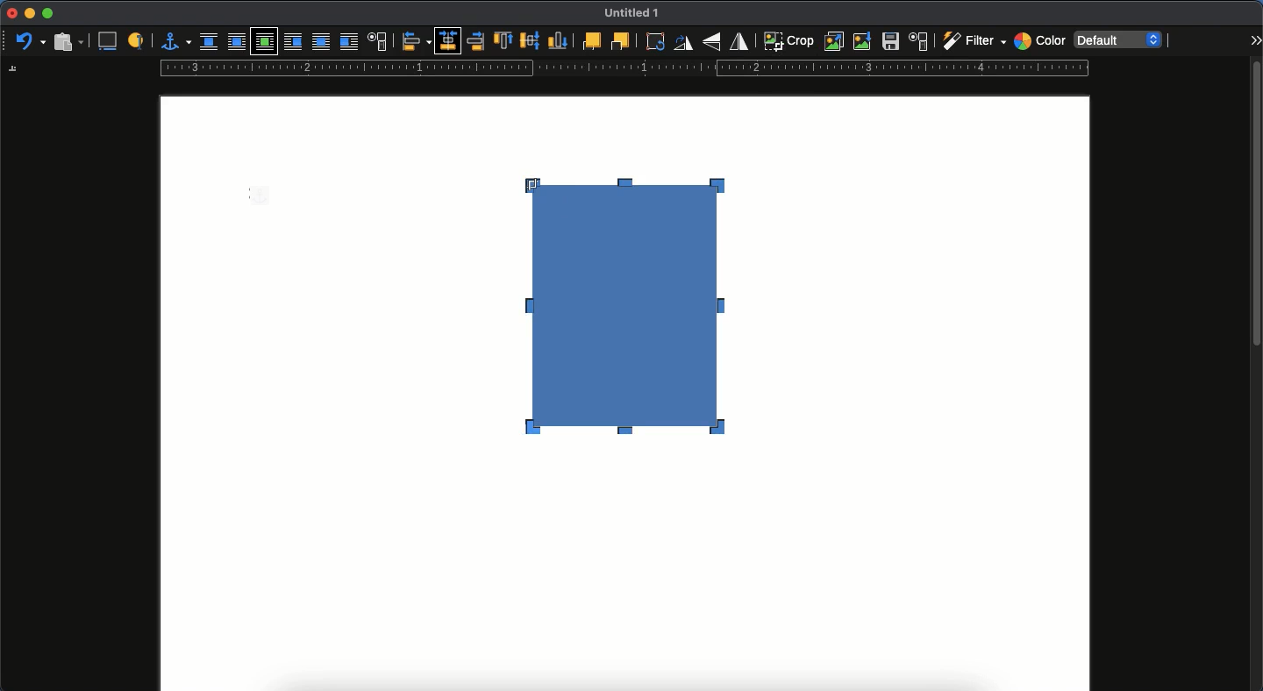 Image resolution: width=1263 pixels, height=691 pixels. I want to click on compress, so click(863, 41).